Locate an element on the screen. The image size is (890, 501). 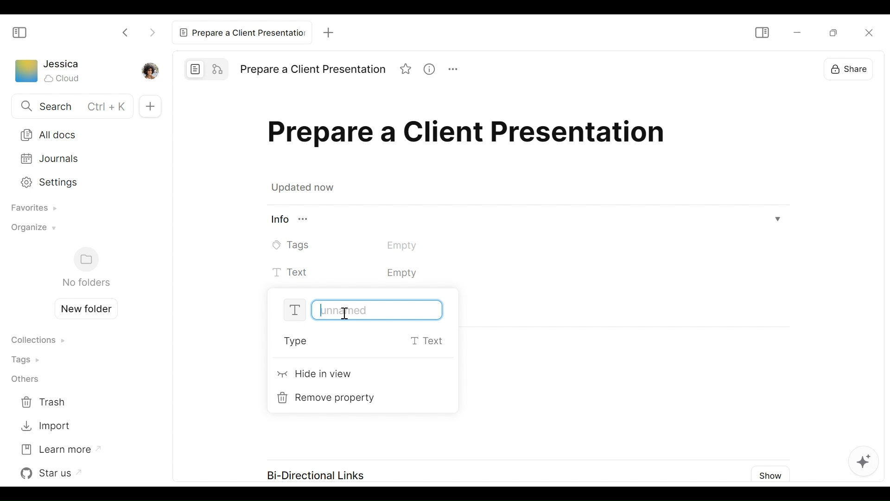
Show is located at coordinates (771, 475).